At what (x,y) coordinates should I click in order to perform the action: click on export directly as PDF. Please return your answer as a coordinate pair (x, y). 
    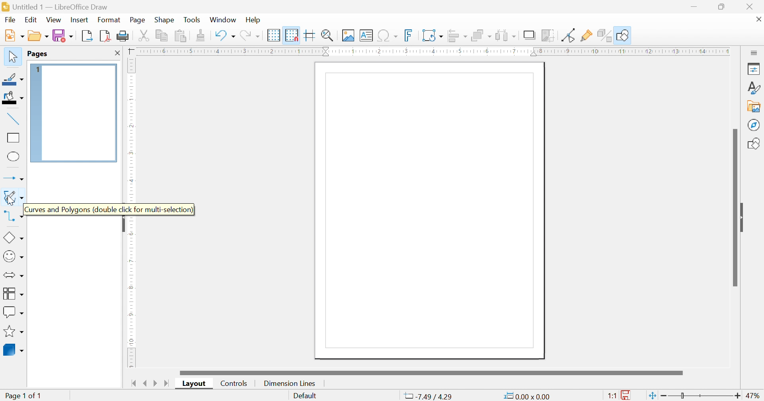
    Looking at the image, I should click on (106, 36).